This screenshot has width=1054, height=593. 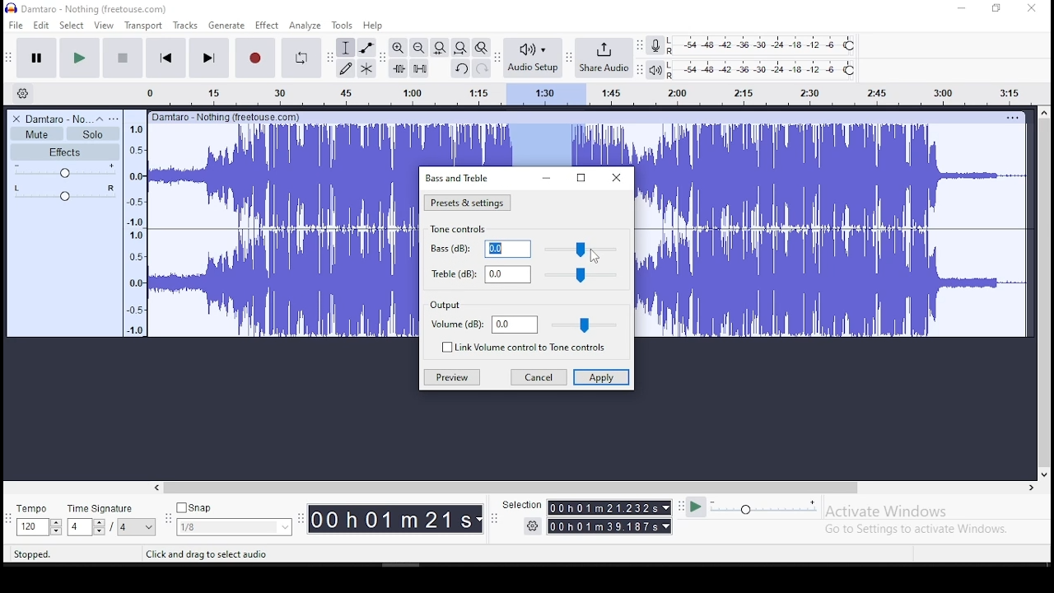 I want to click on volume(dB), so click(x=457, y=325).